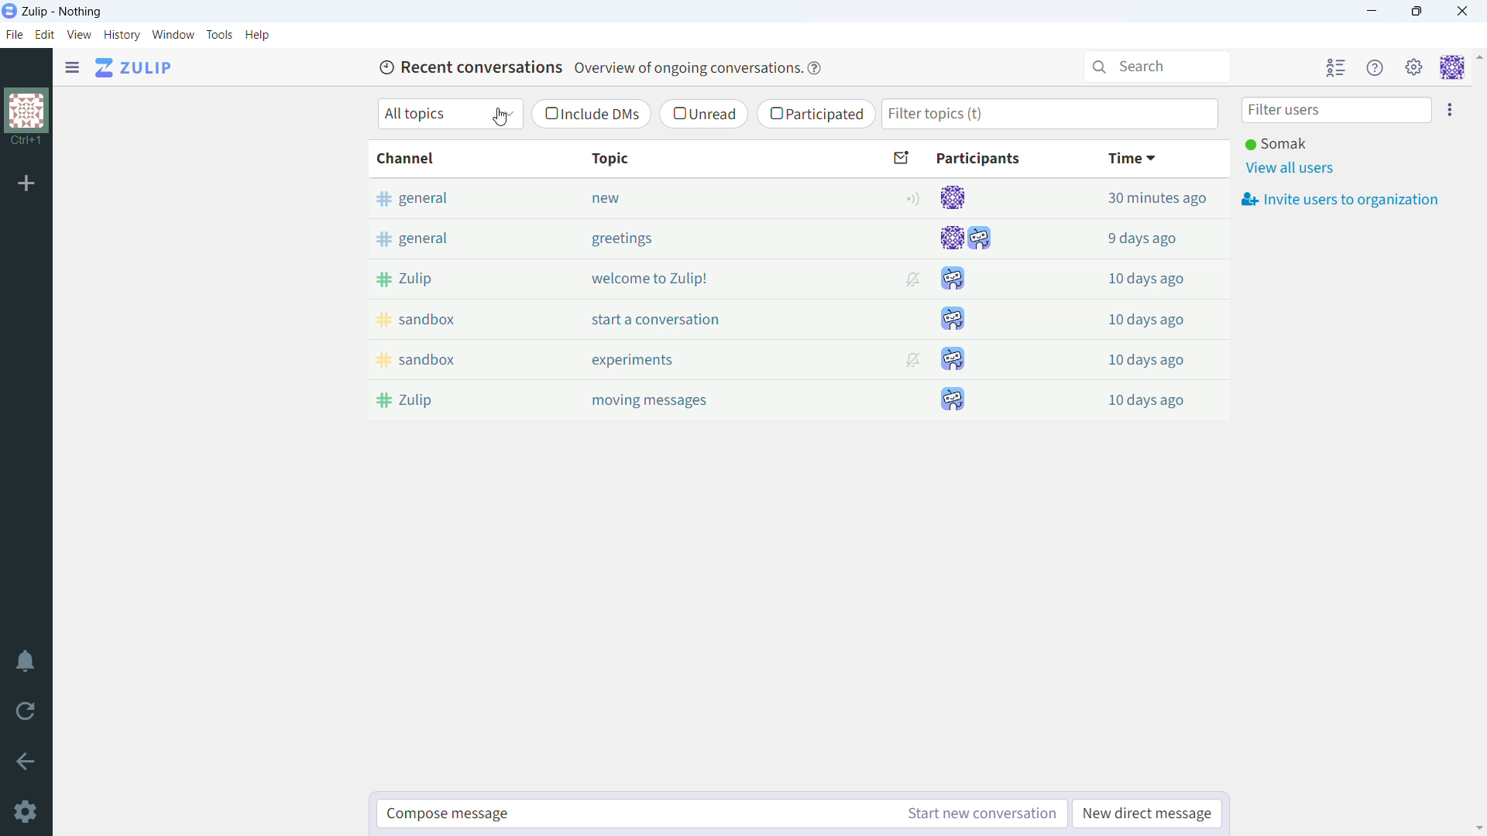 This screenshot has width=1487, height=836. What do you see at coordinates (136, 67) in the screenshot?
I see `go to home view` at bounding box center [136, 67].